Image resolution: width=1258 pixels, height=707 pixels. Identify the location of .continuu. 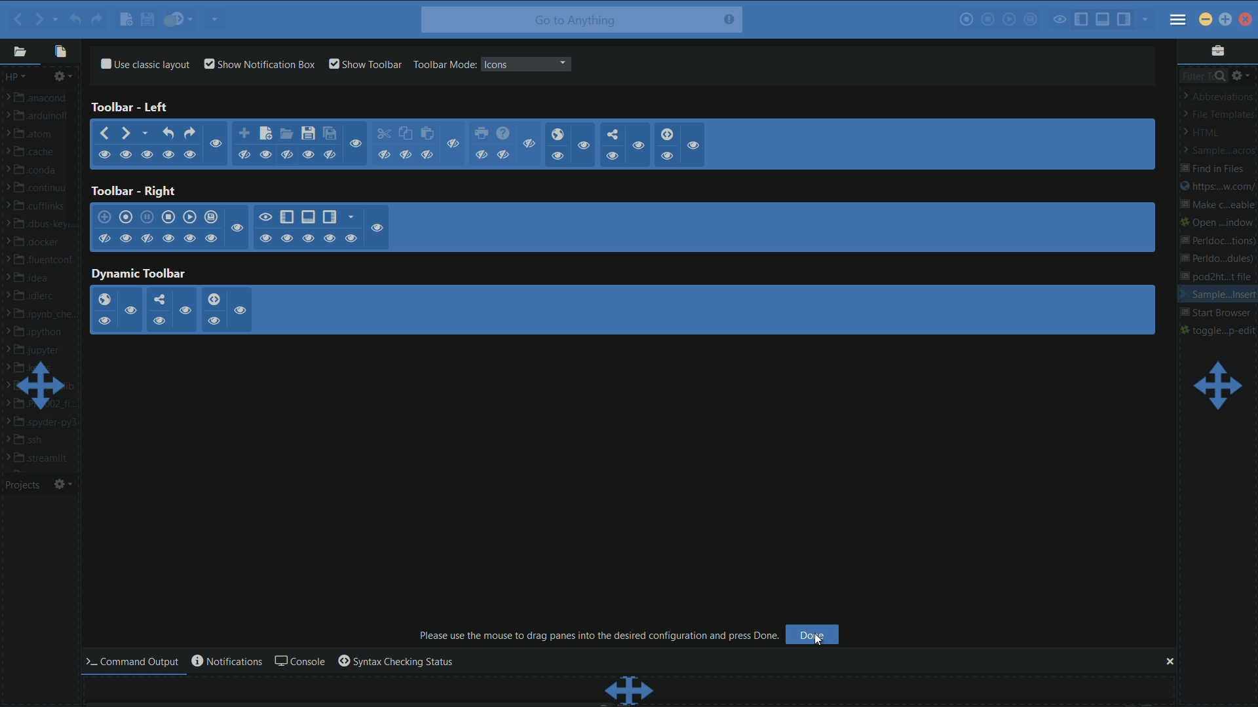
(46, 189).